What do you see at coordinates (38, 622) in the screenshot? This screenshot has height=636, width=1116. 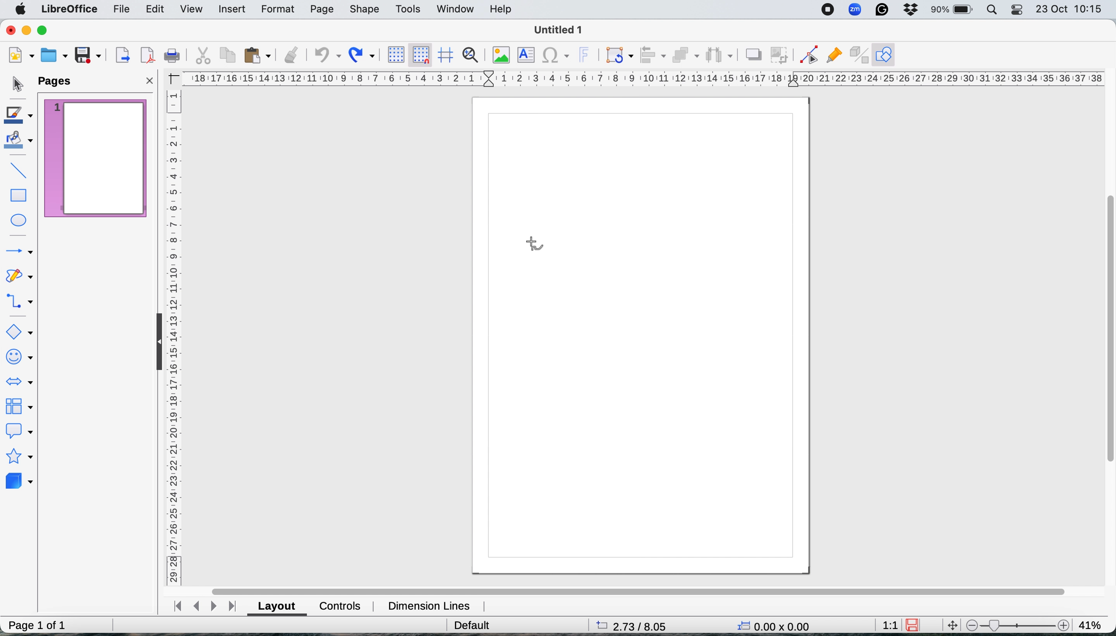 I see `page 1 of 1` at bounding box center [38, 622].